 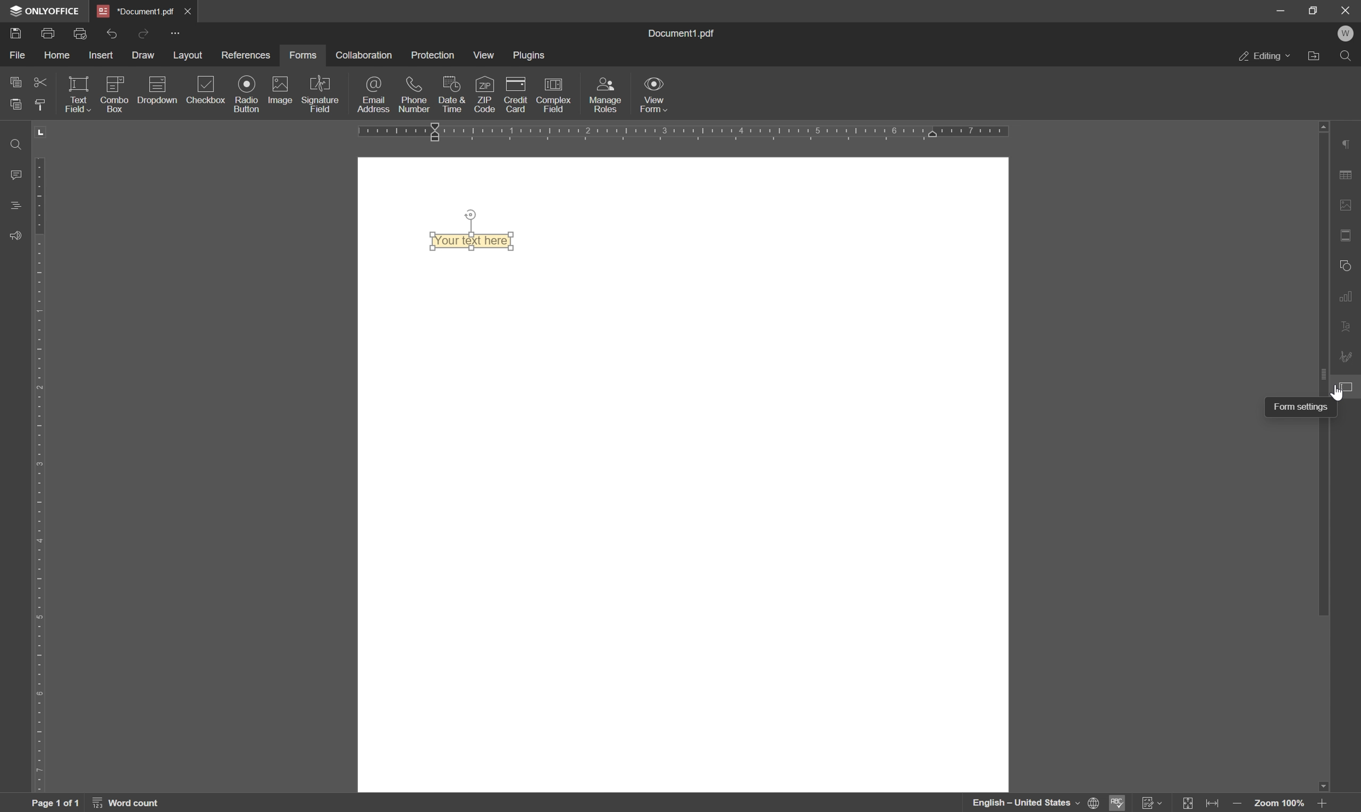 I want to click on Save, so click(x=16, y=34).